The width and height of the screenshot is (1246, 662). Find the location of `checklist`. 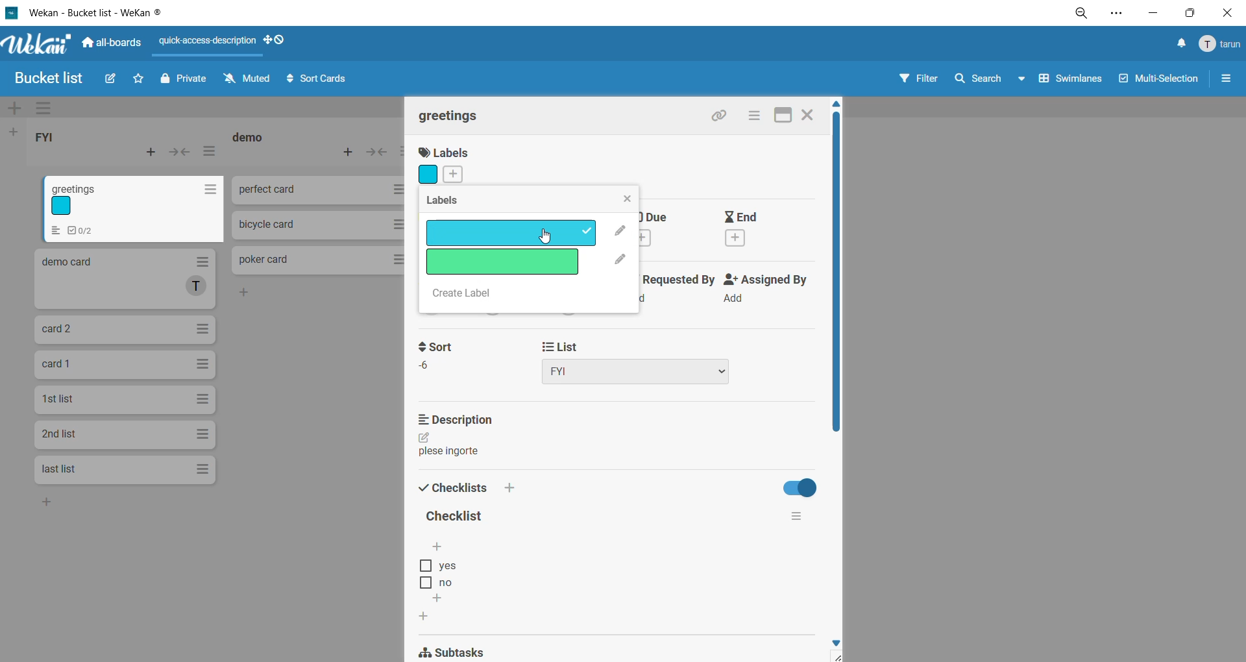

checklist is located at coordinates (452, 488).